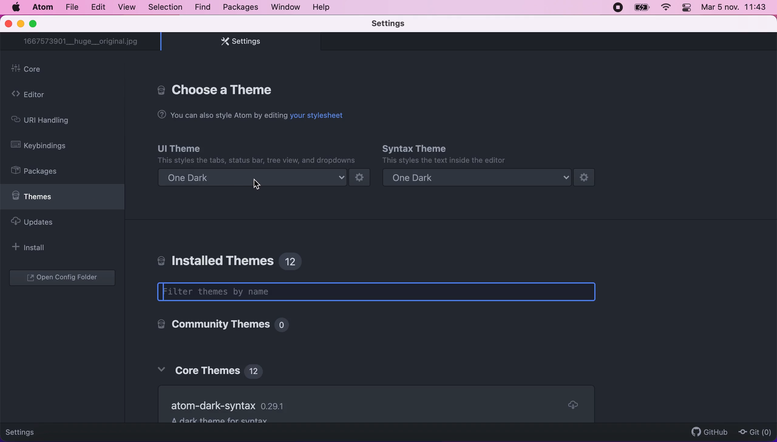 The width and height of the screenshot is (777, 442). Describe the element at coordinates (215, 368) in the screenshot. I see `core themes` at that location.